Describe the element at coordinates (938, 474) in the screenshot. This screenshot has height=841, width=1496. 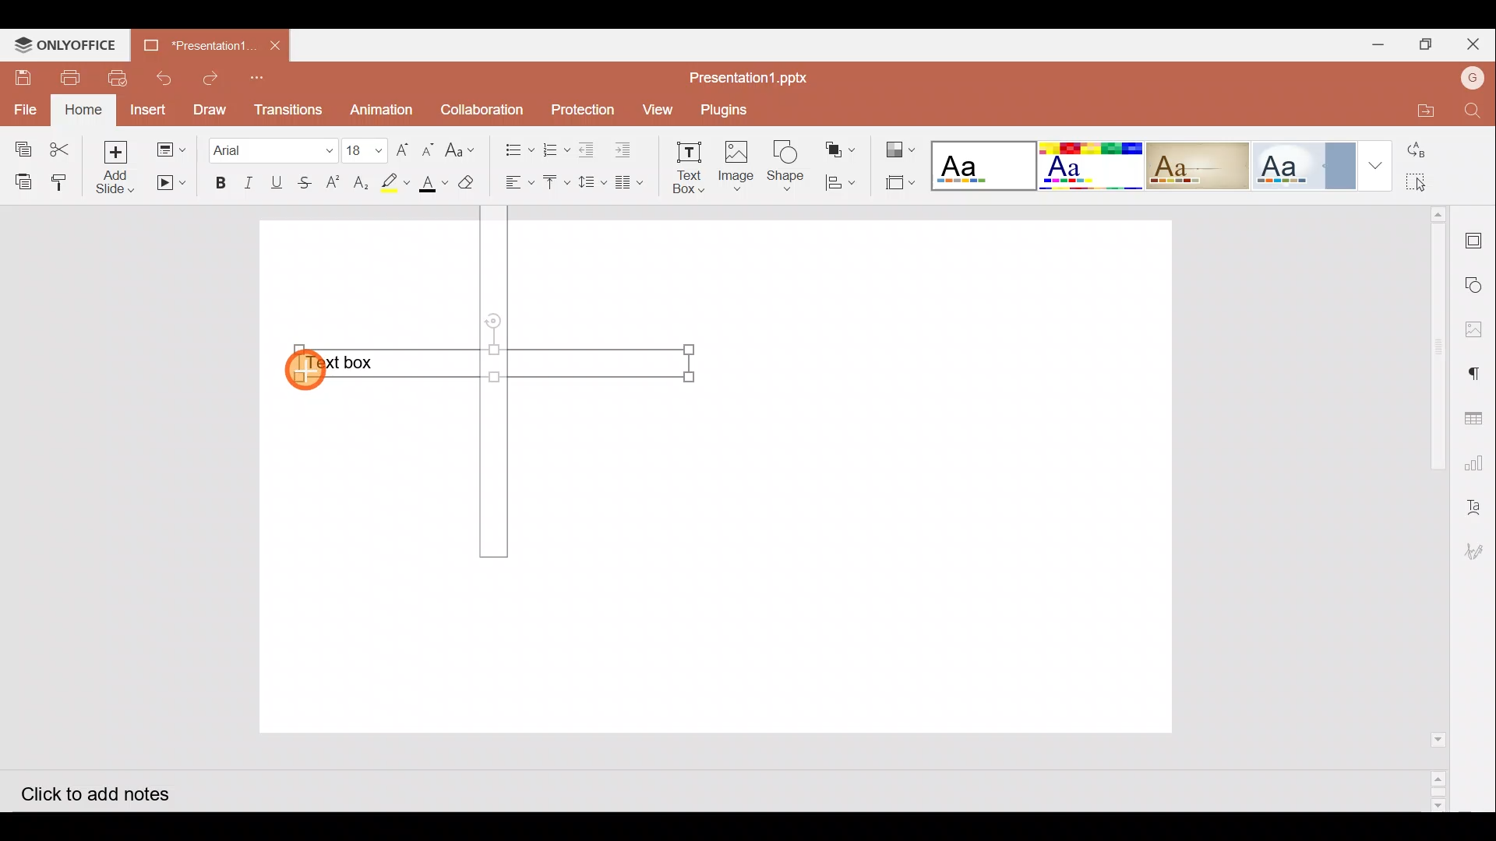
I see `Presentation slide` at that location.